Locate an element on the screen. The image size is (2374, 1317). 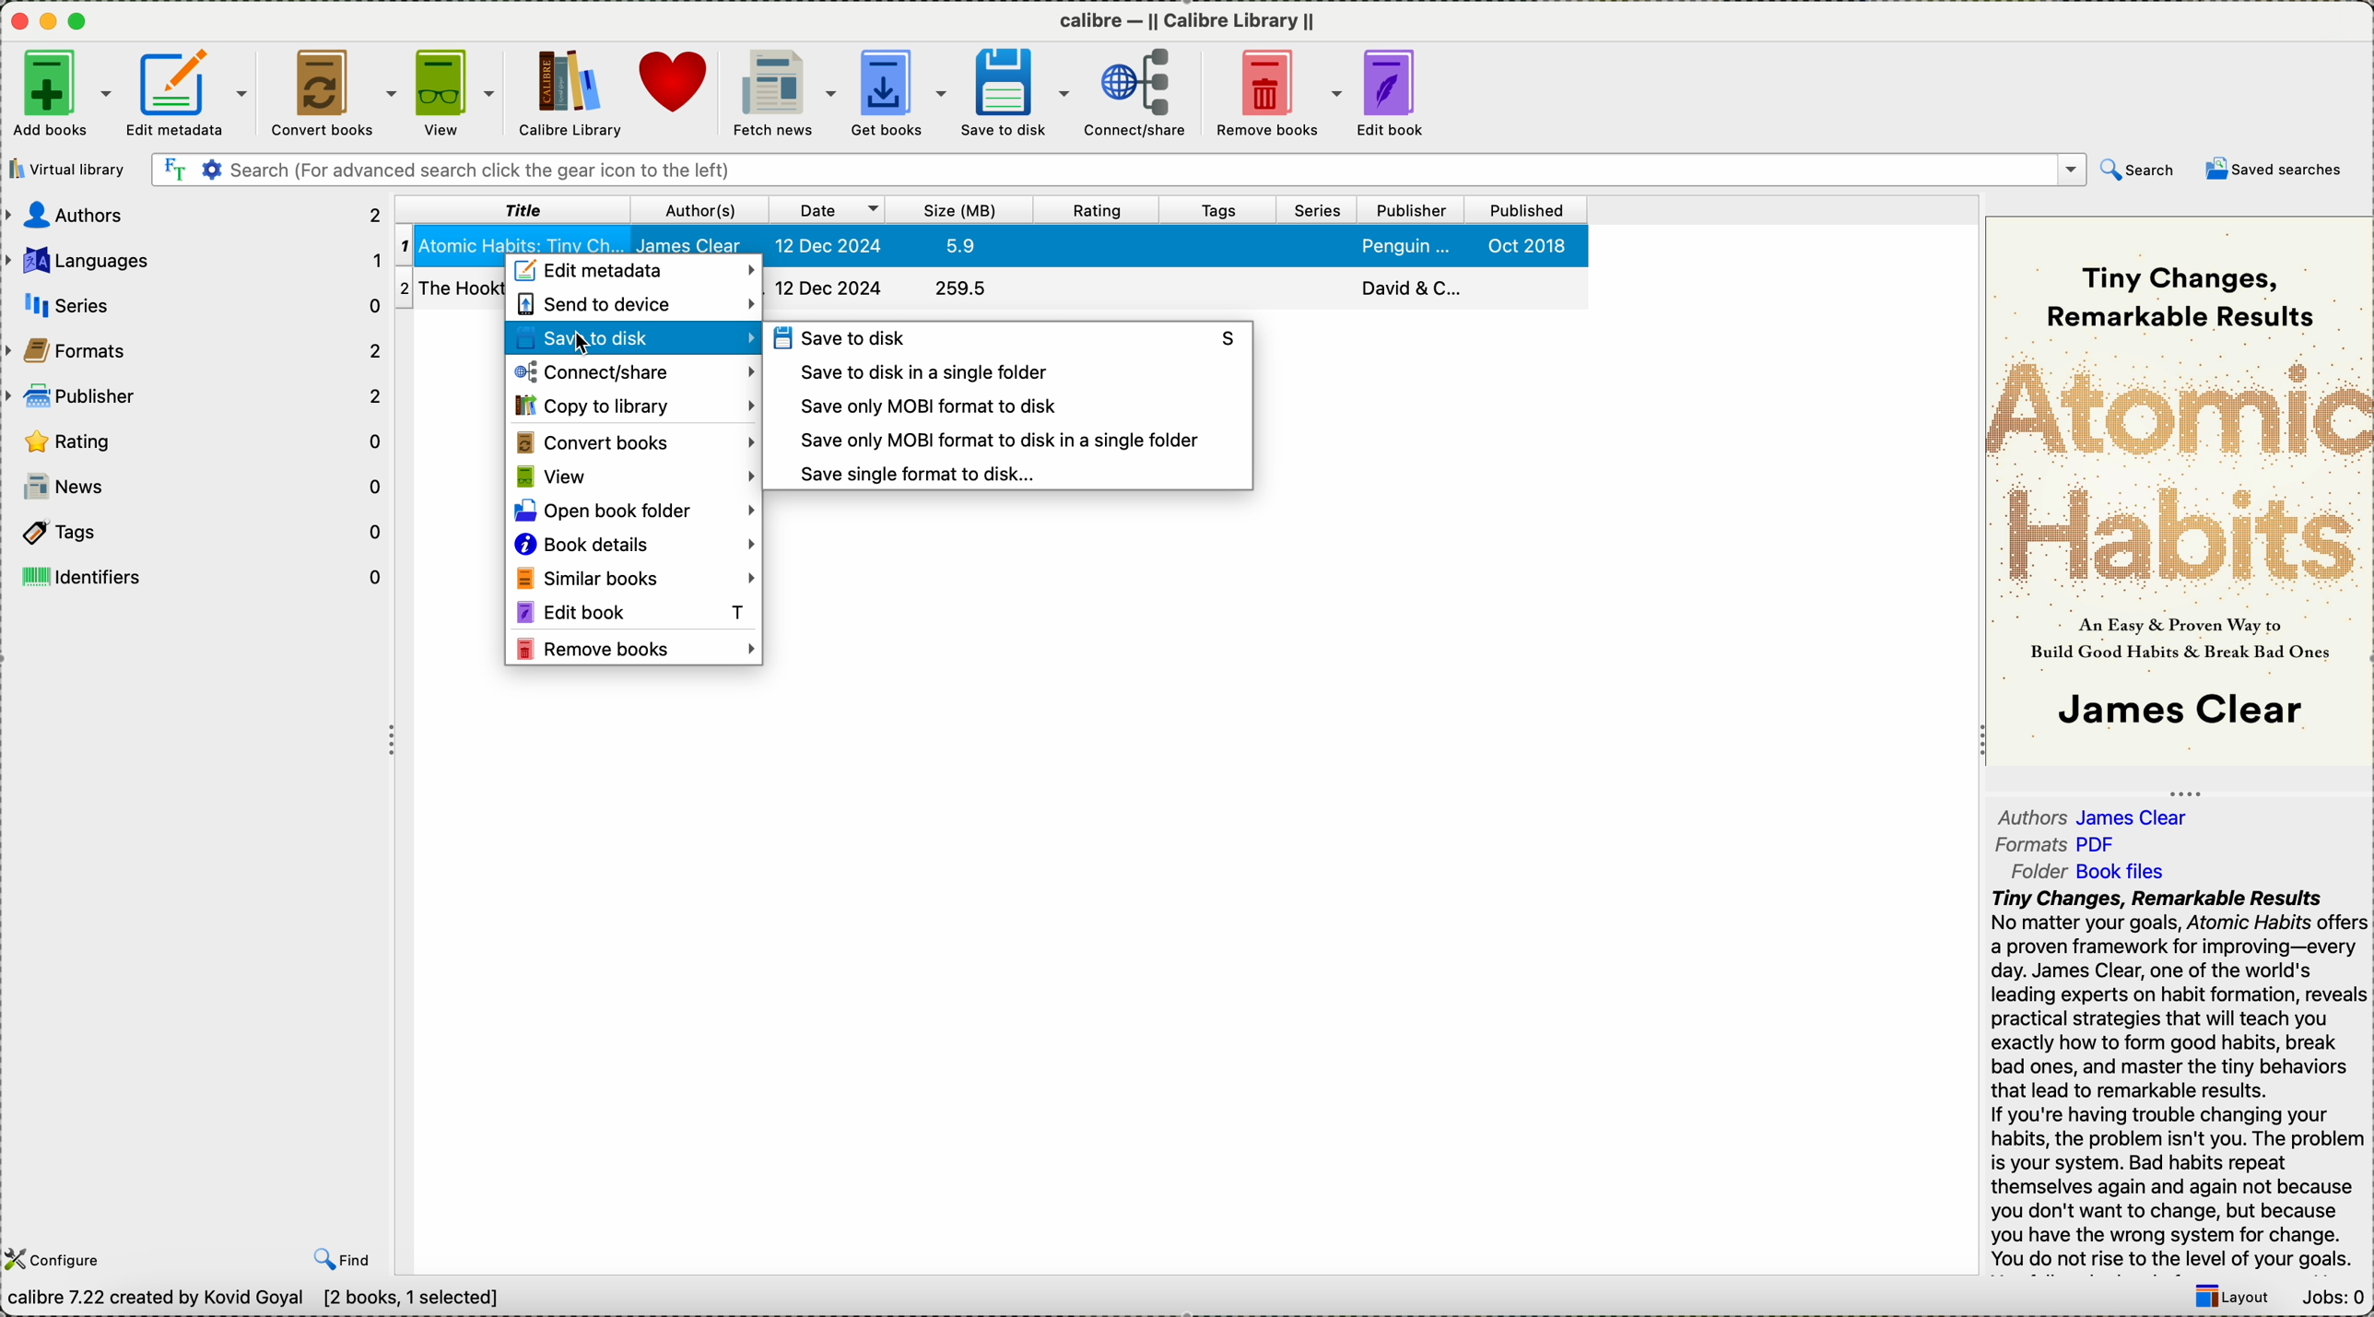
convert books is located at coordinates (633, 443).